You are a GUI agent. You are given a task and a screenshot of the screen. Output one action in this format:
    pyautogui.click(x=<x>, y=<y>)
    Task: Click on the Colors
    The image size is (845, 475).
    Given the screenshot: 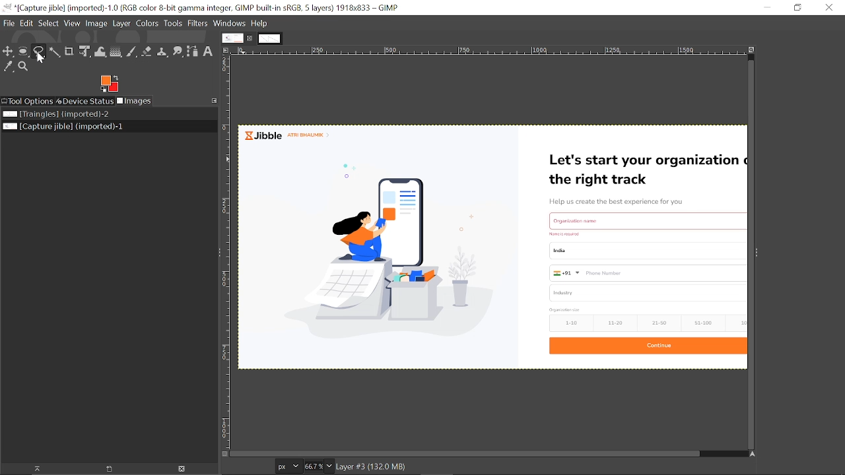 What is the action you would take?
    pyautogui.click(x=147, y=25)
    